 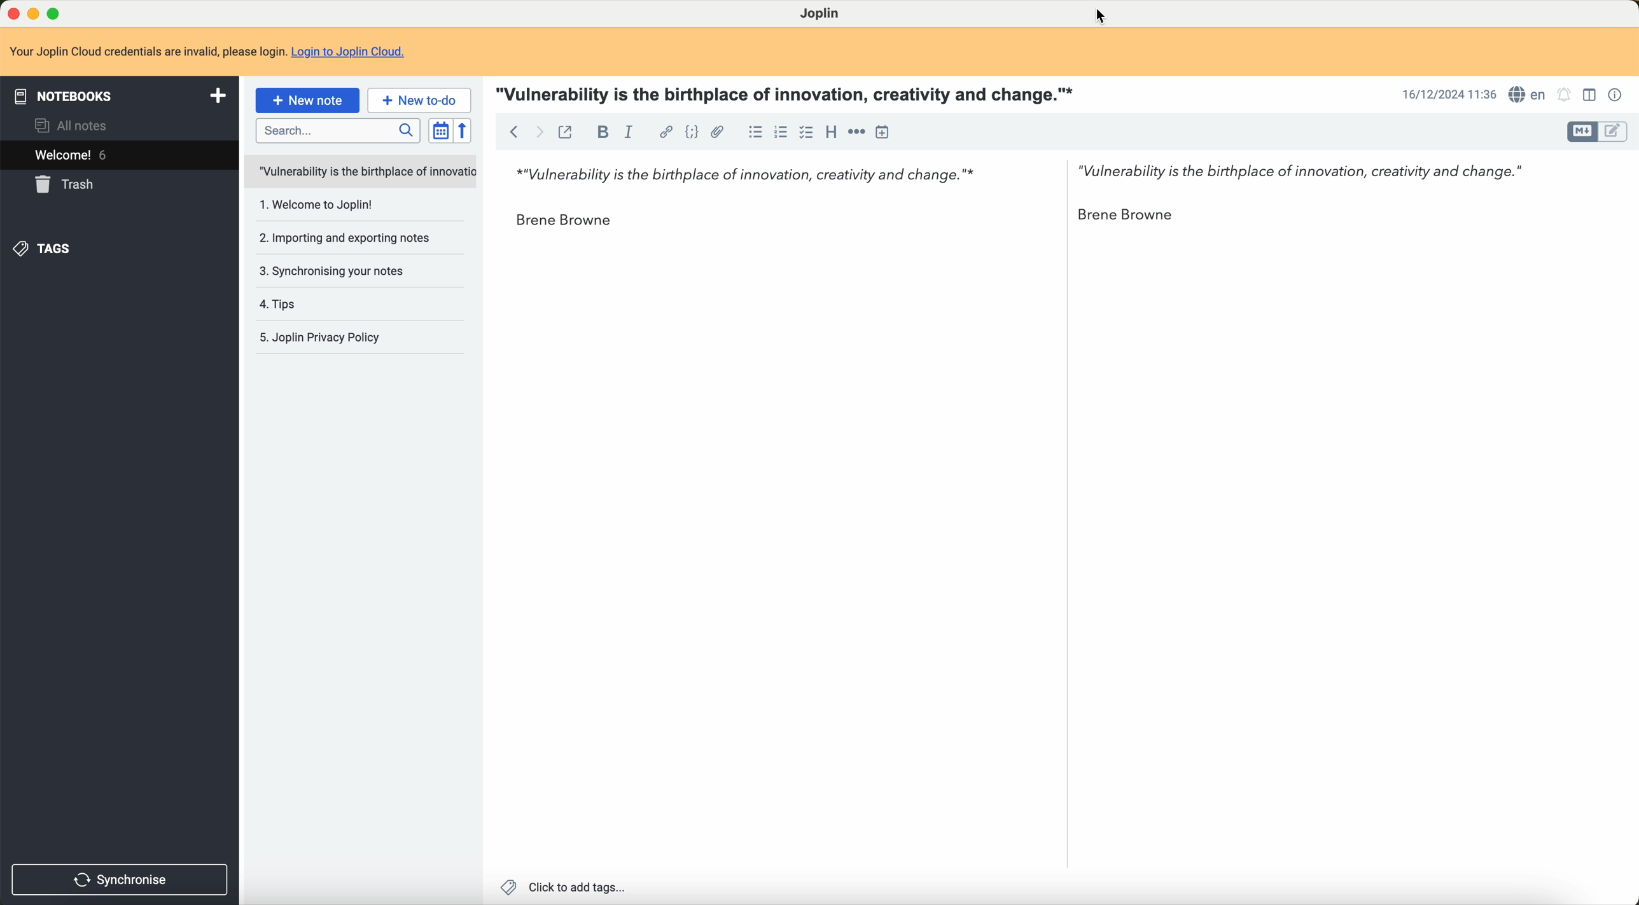 What do you see at coordinates (1138, 215) in the screenshot?
I see `Brene Browne` at bounding box center [1138, 215].